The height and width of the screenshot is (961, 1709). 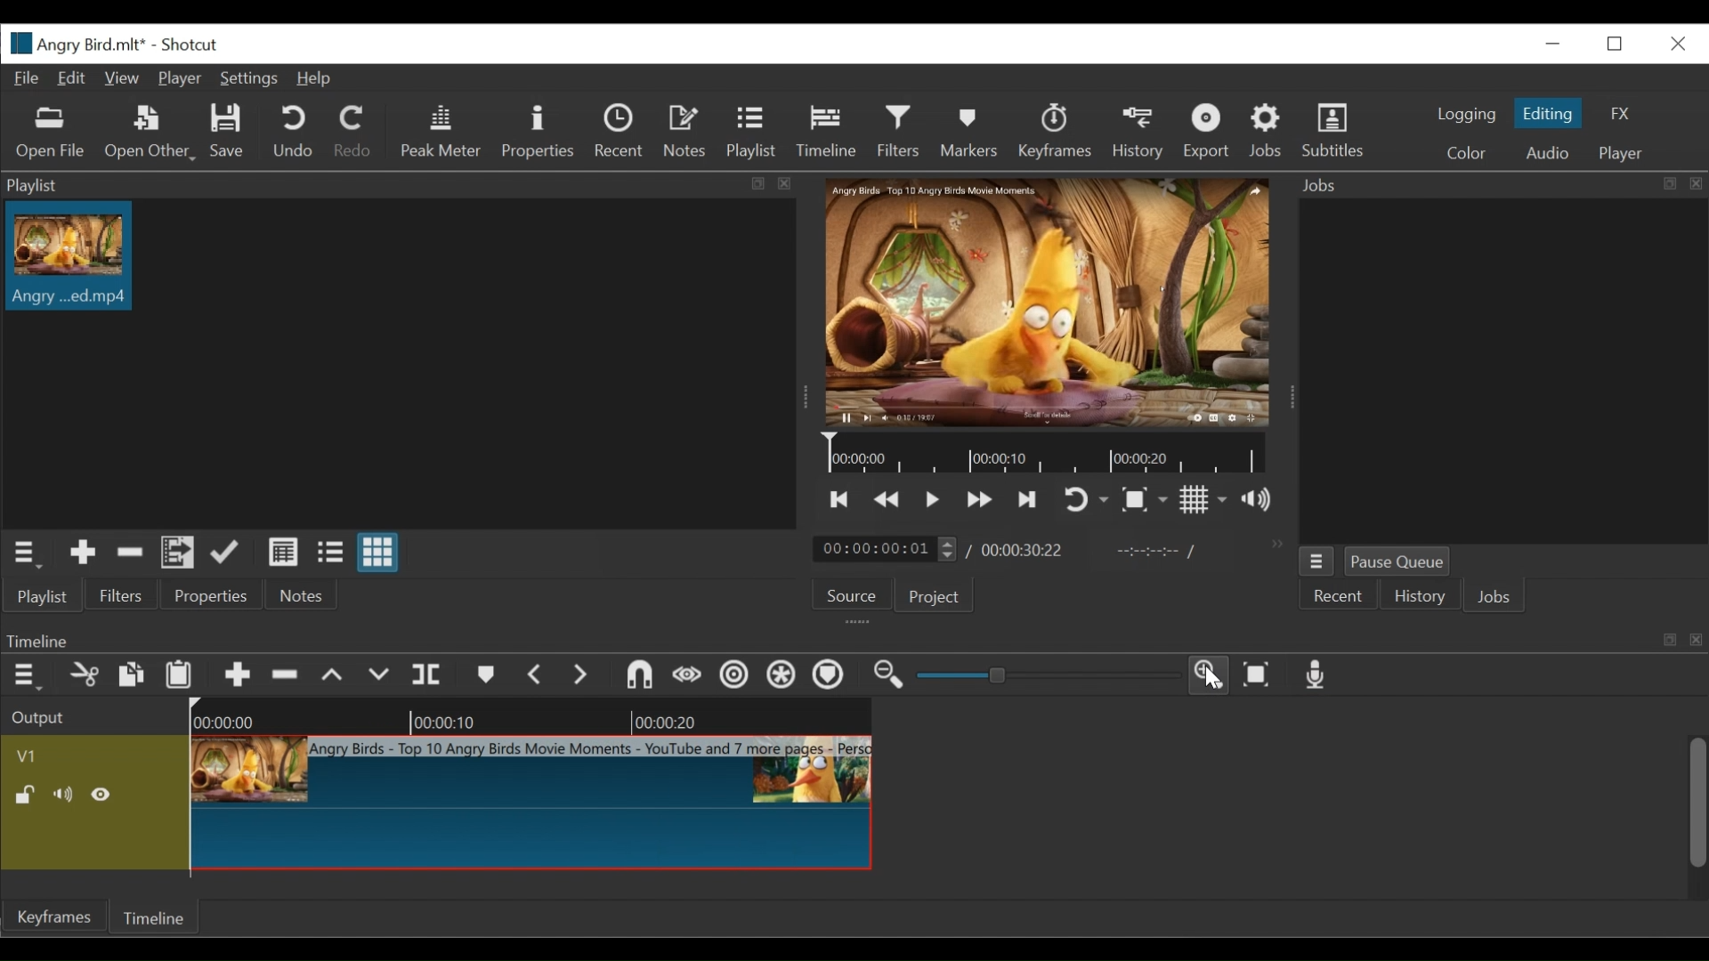 What do you see at coordinates (1621, 113) in the screenshot?
I see `FX` at bounding box center [1621, 113].